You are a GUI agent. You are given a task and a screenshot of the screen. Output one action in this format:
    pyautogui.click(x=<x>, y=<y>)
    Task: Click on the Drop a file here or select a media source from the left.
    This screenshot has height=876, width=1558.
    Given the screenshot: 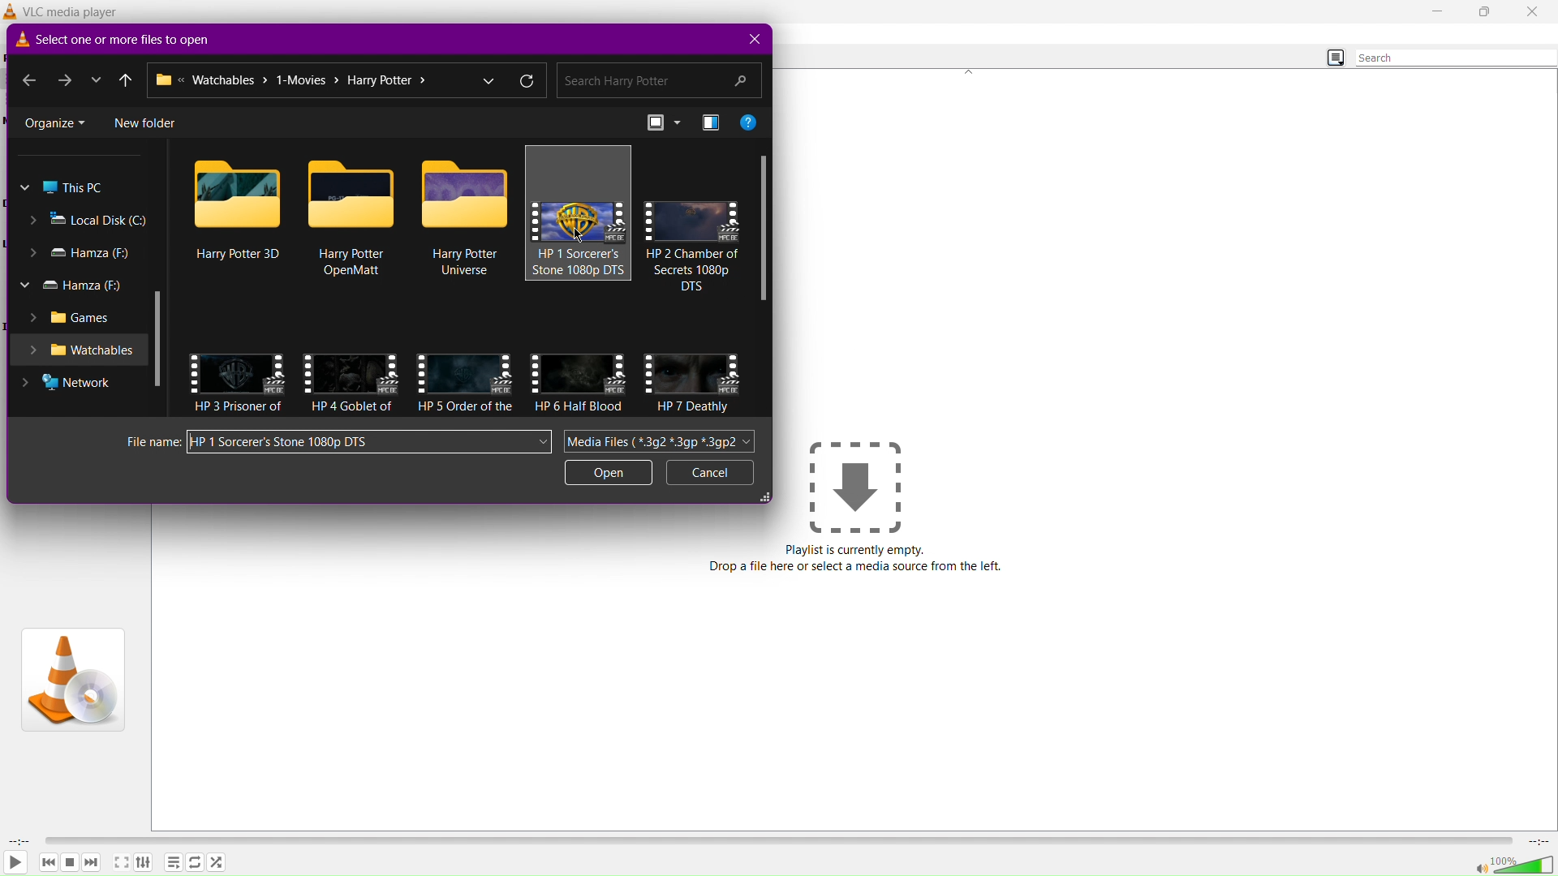 What is the action you would take?
    pyautogui.click(x=857, y=568)
    